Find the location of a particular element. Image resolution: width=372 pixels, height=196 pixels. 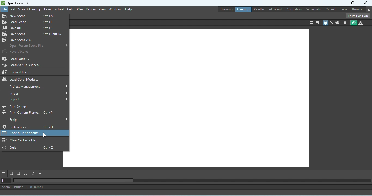

Render is located at coordinates (91, 10).